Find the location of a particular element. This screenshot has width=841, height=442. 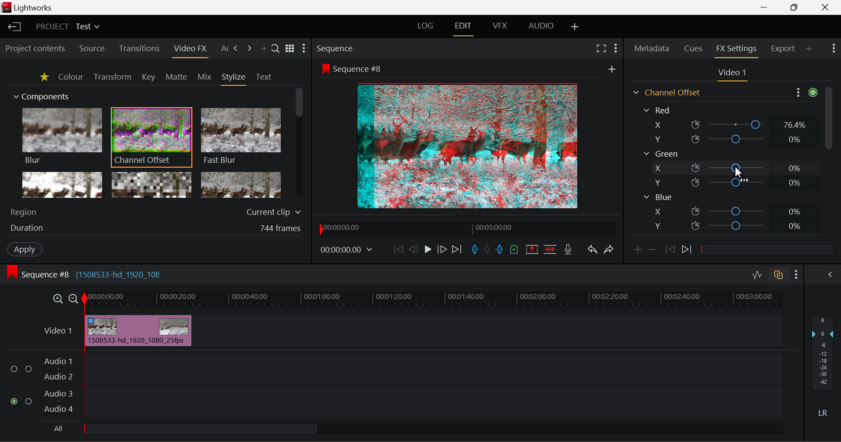

Components Section is located at coordinates (40, 95).